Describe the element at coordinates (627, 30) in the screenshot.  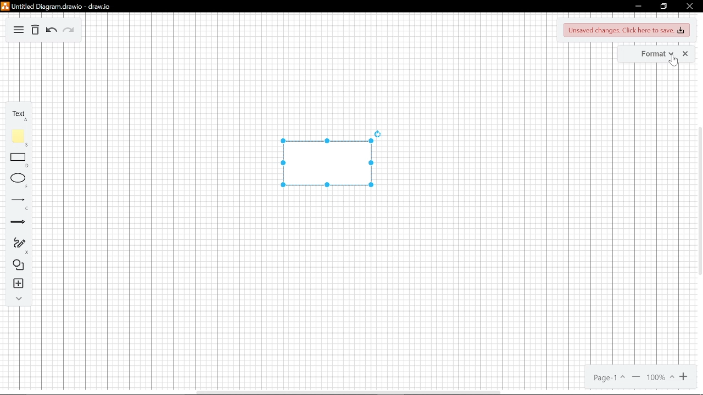
I see `Unsaved changes` at that location.